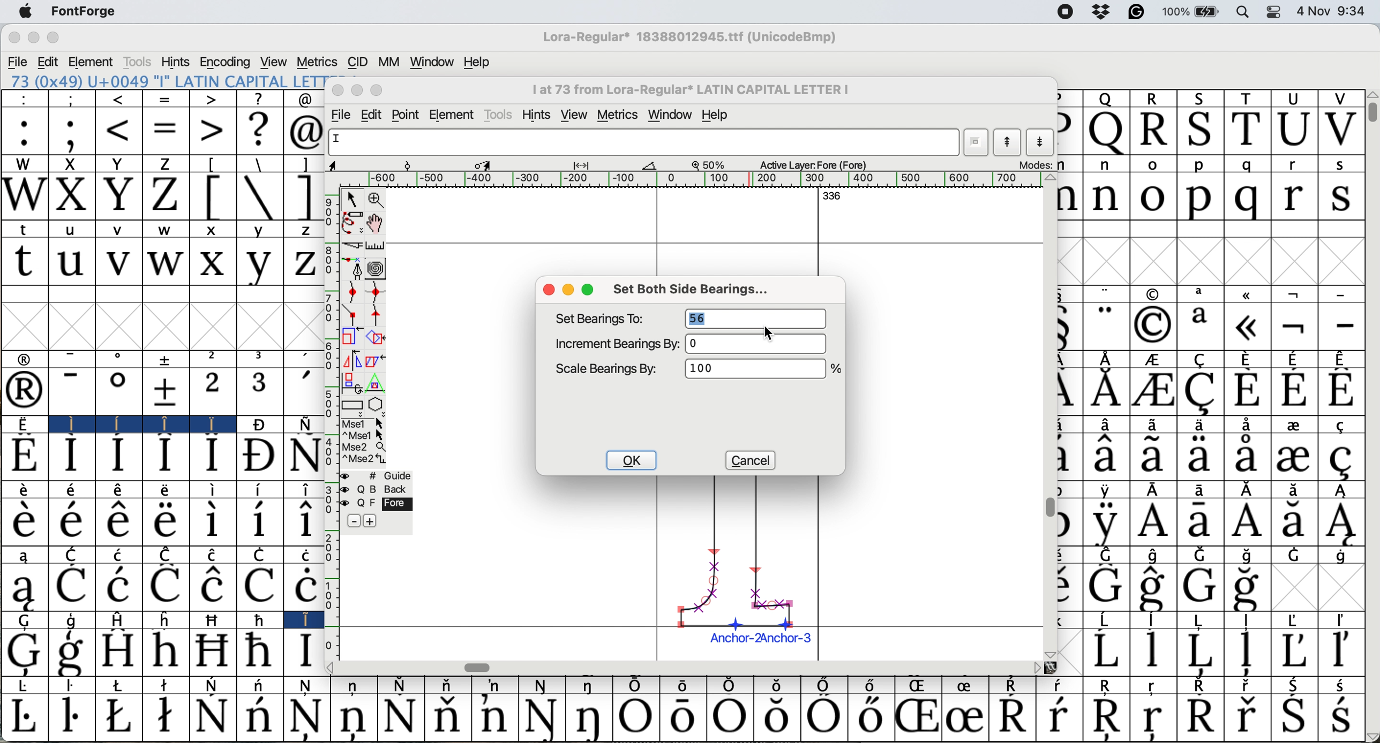 The height and width of the screenshot is (743, 1380). What do you see at coordinates (375, 337) in the screenshot?
I see `rotate the selection` at bounding box center [375, 337].